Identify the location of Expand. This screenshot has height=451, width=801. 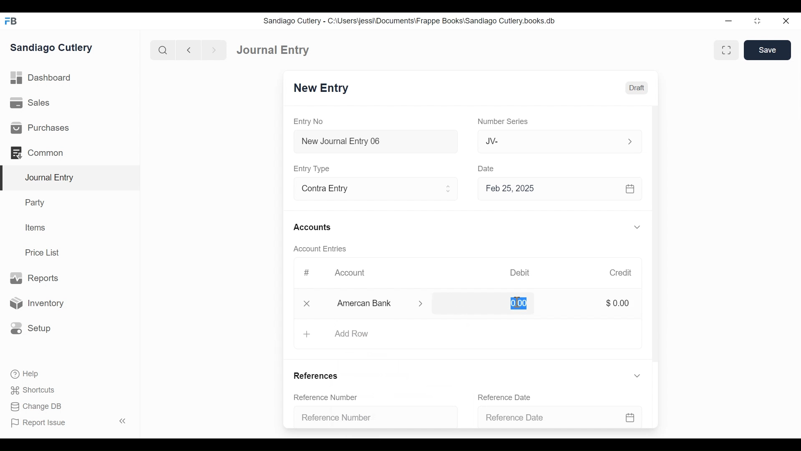
(639, 228).